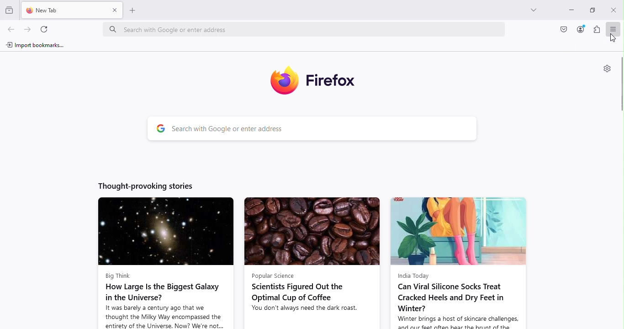 The height and width of the screenshot is (329, 624). Describe the element at coordinates (591, 9) in the screenshot. I see `Maximize tab` at that location.